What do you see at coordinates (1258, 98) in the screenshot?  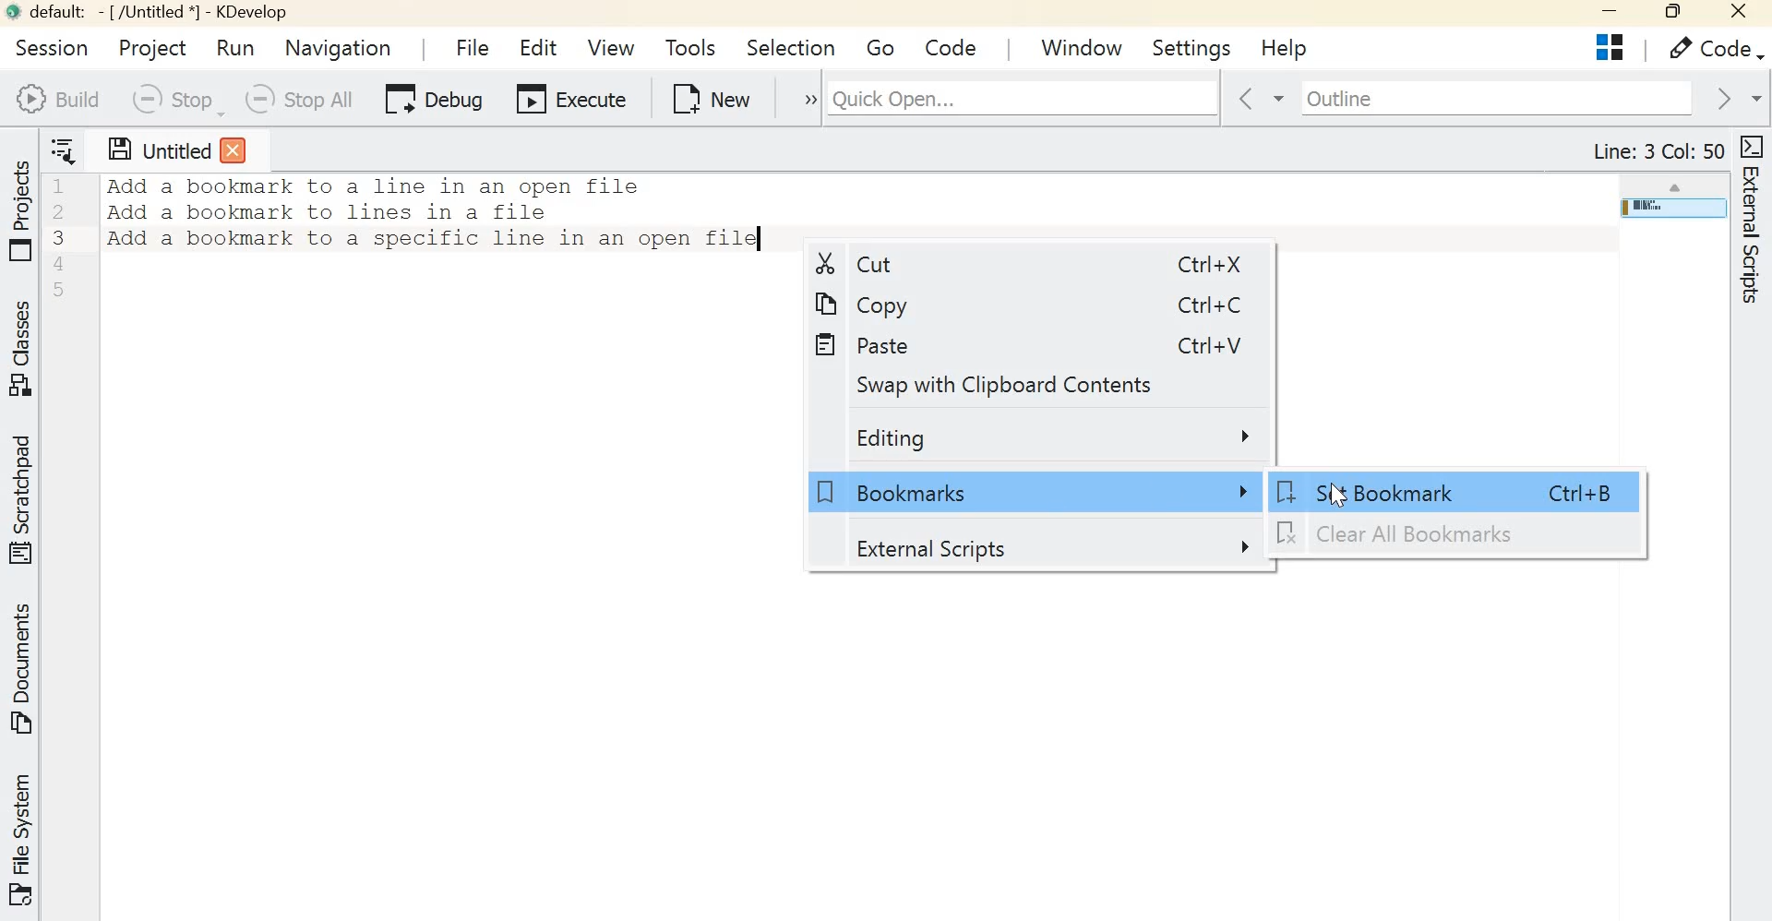 I see `go forward in context history` at bounding box center [1258, 98].